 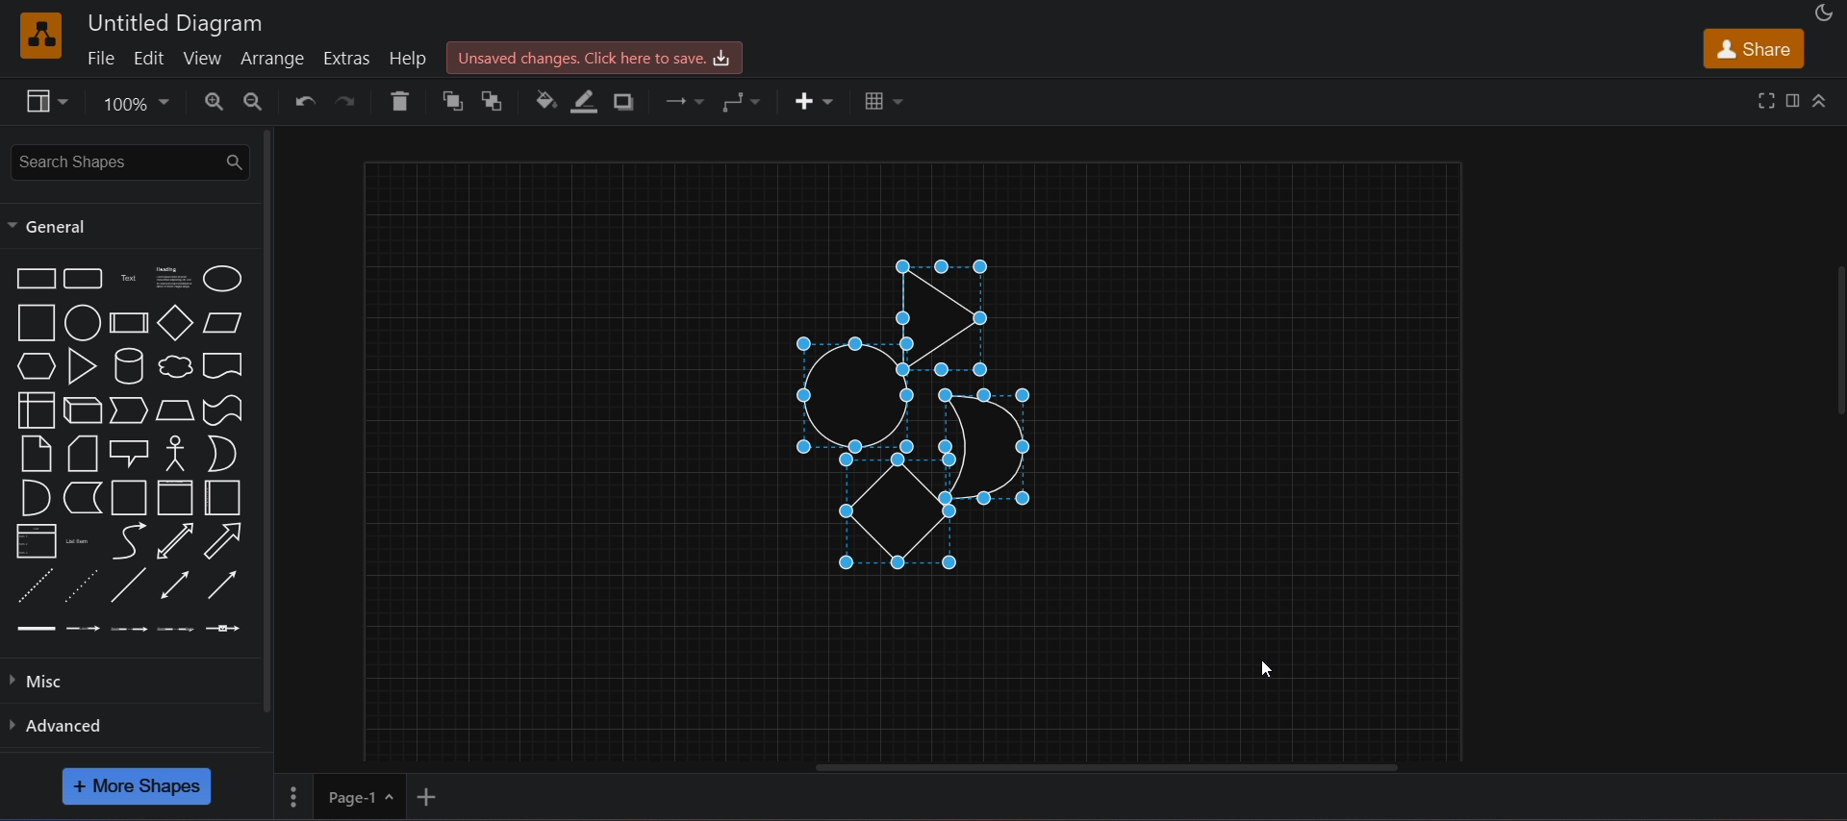 What do you see at coordinates (128, 410) in the screenshot?
I see `step` at bounding box center [128, 410].